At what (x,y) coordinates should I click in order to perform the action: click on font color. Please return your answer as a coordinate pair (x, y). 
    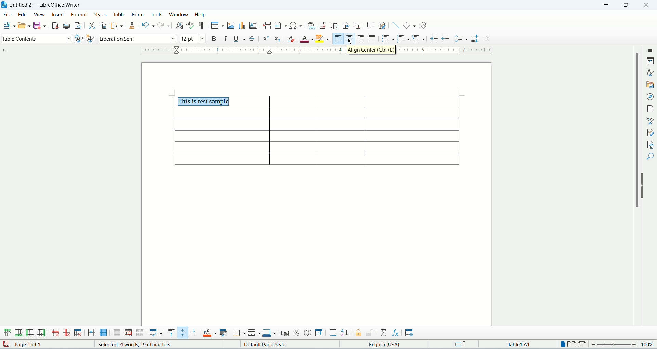
    Looking at the image, I should click on (306, 38).